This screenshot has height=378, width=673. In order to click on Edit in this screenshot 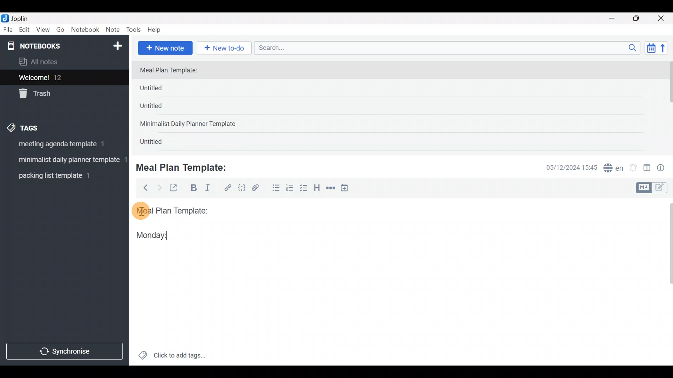, I will do `click(25, 31)`.